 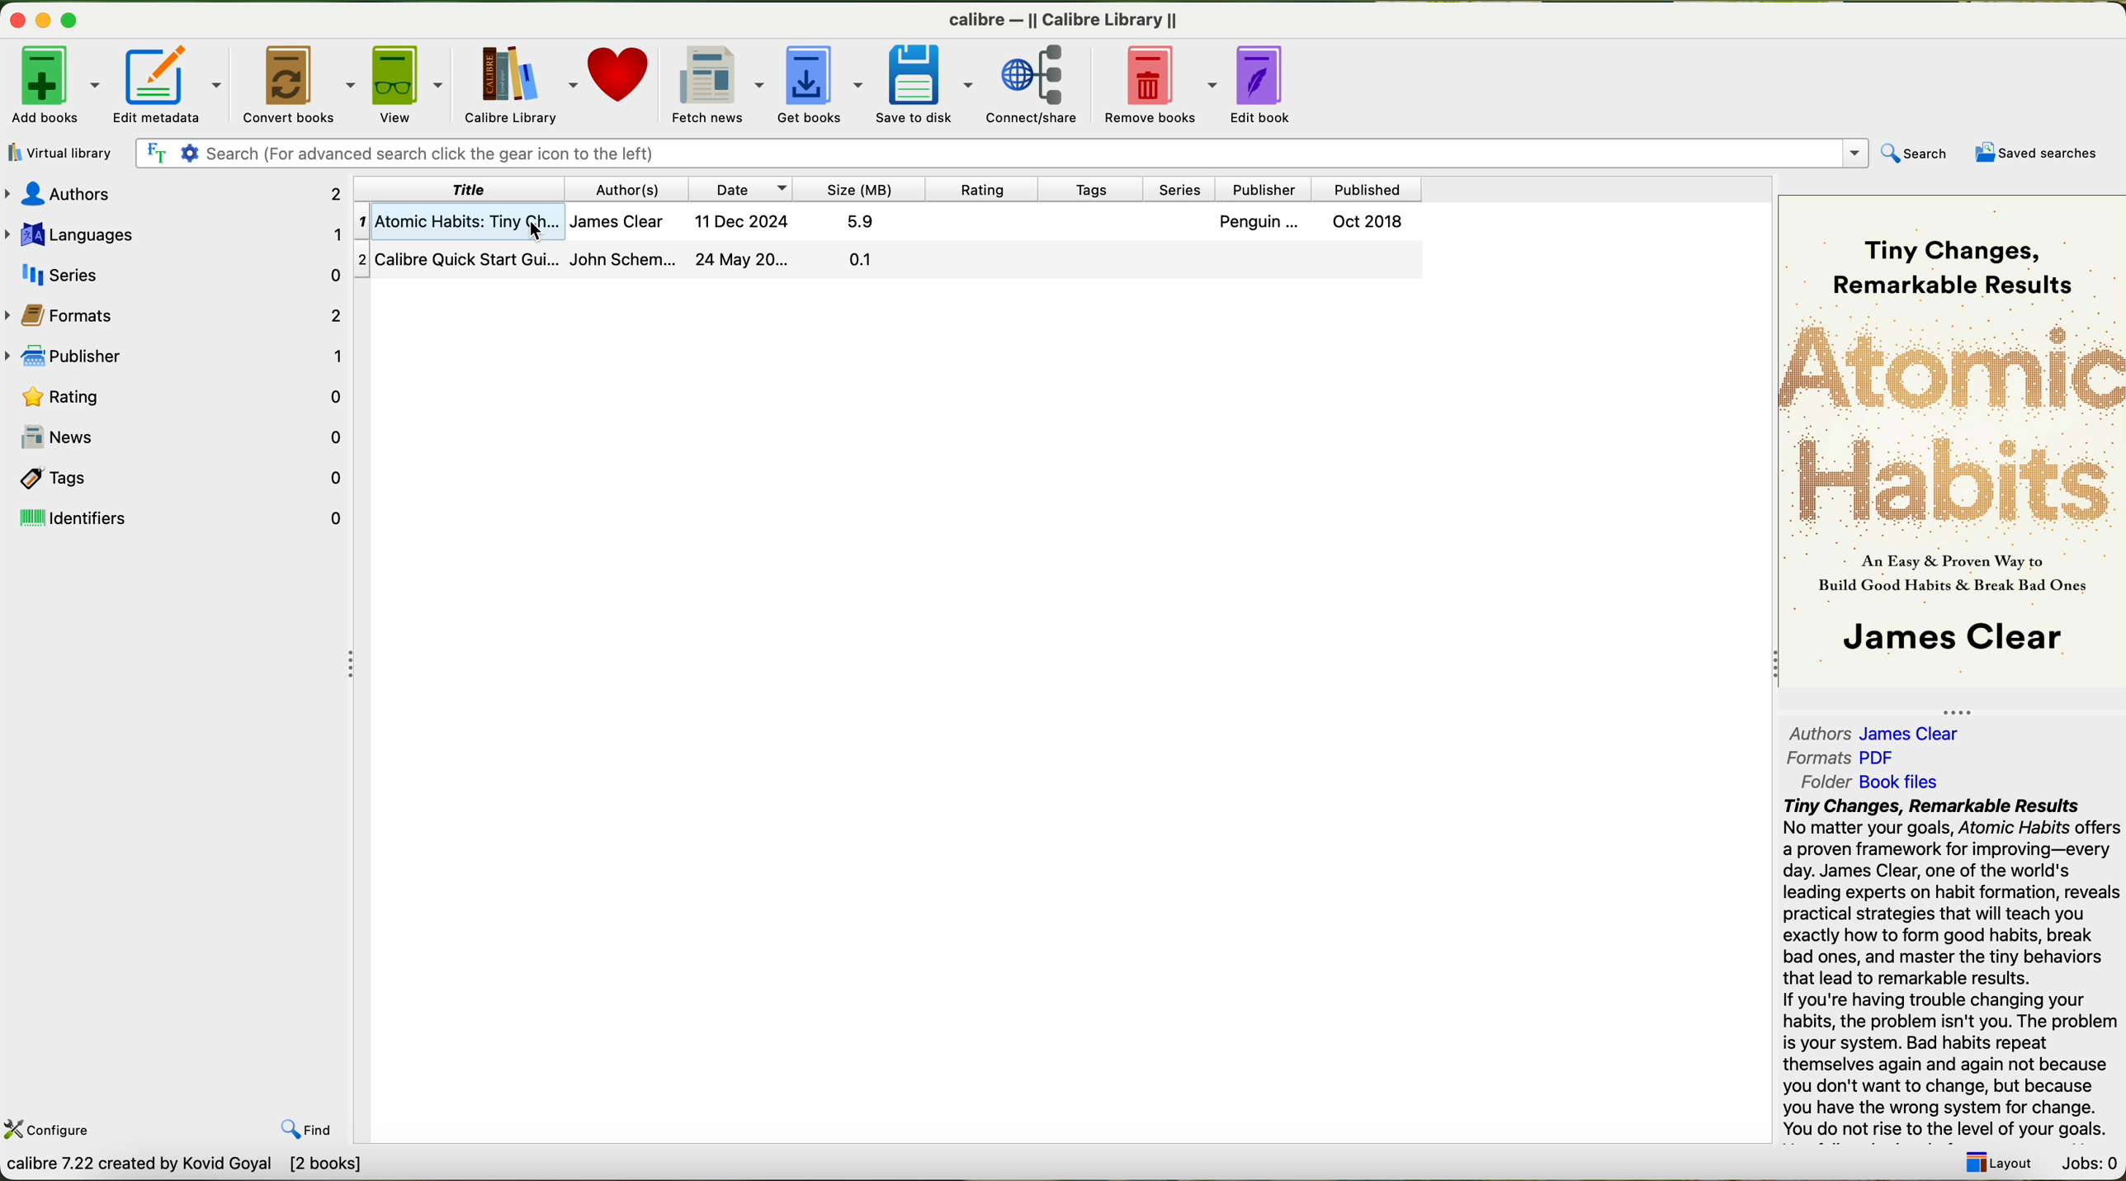 I want to click on remove books, so click(x=1155, y=86).